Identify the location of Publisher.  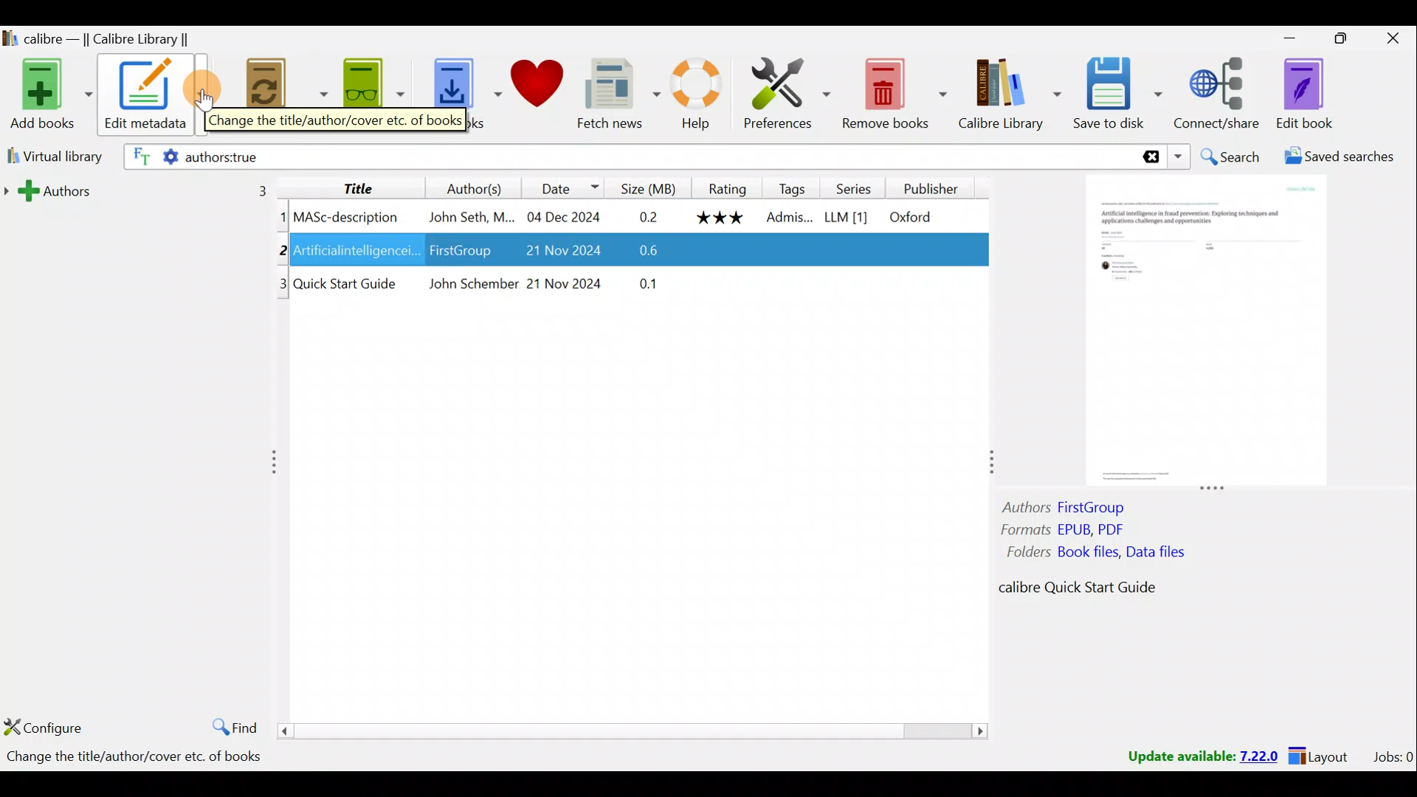
(935, 187).